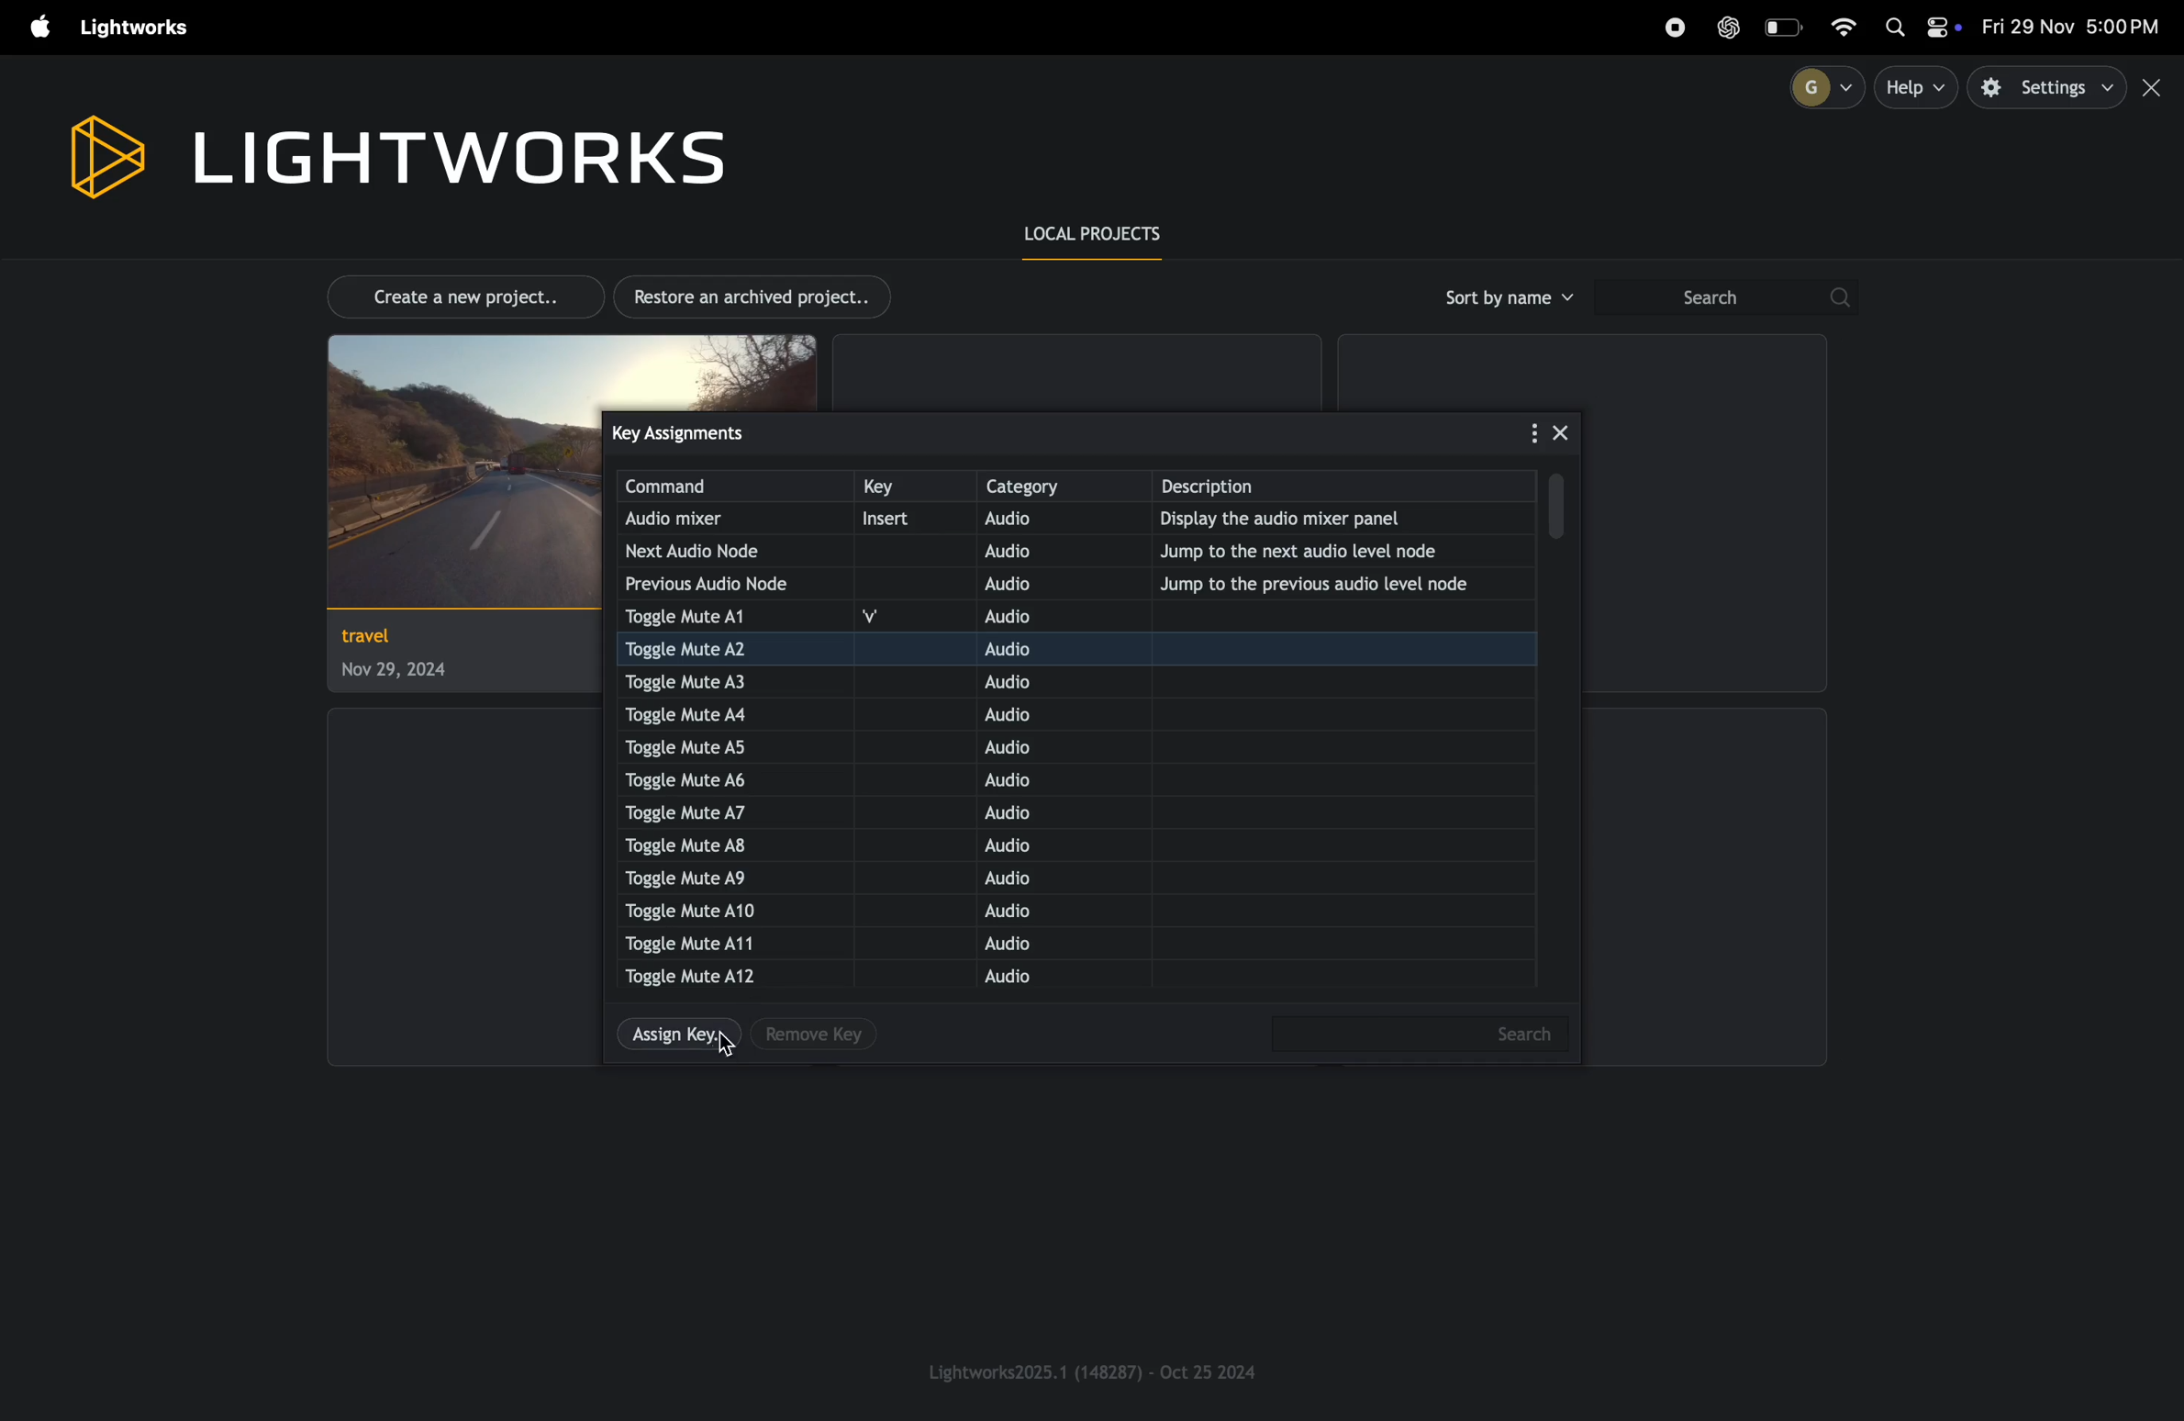  I want to click on sort by name, so click(1506, 297).